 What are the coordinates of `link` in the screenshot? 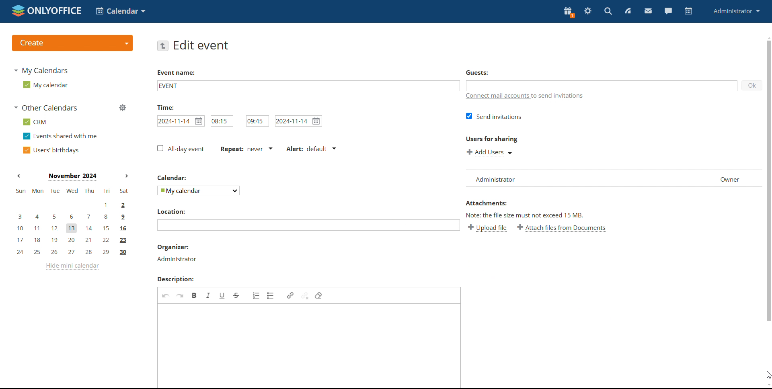 It's located at (290, 295).